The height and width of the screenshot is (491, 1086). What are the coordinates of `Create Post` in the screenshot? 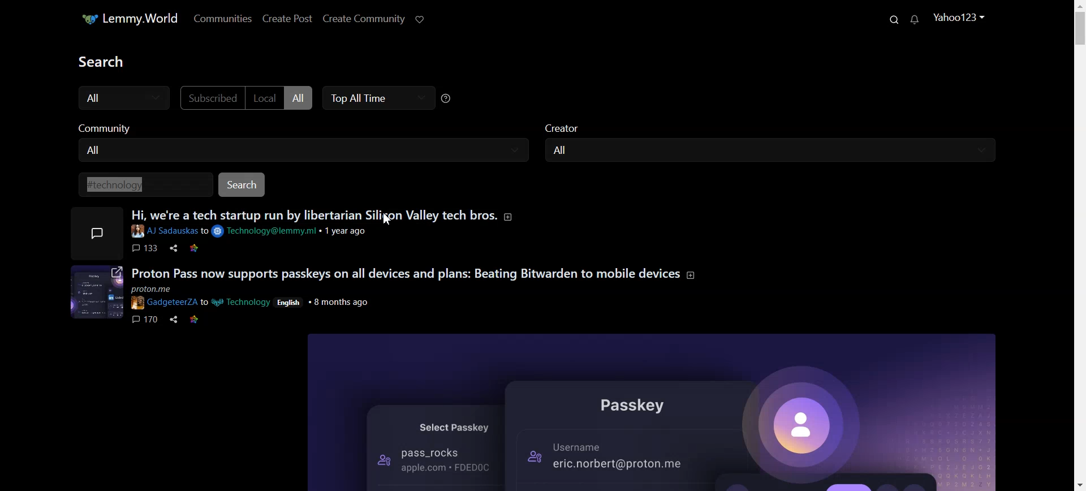 It's located at (286, 18).